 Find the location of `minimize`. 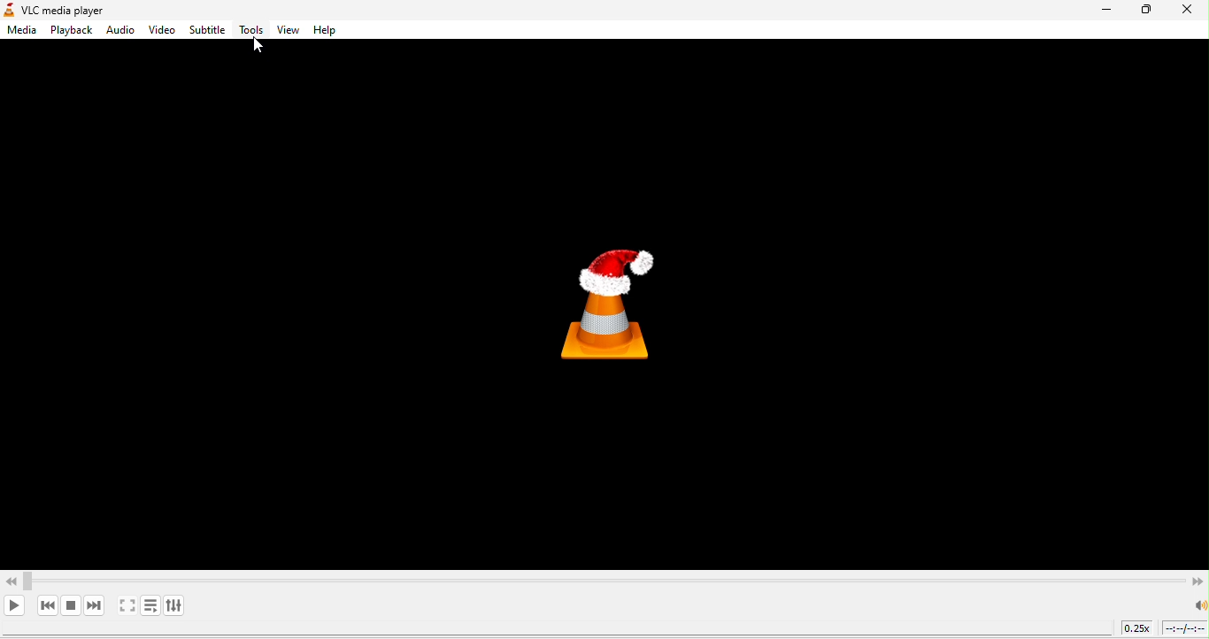

minimize is located at coordinates (1105, 11).